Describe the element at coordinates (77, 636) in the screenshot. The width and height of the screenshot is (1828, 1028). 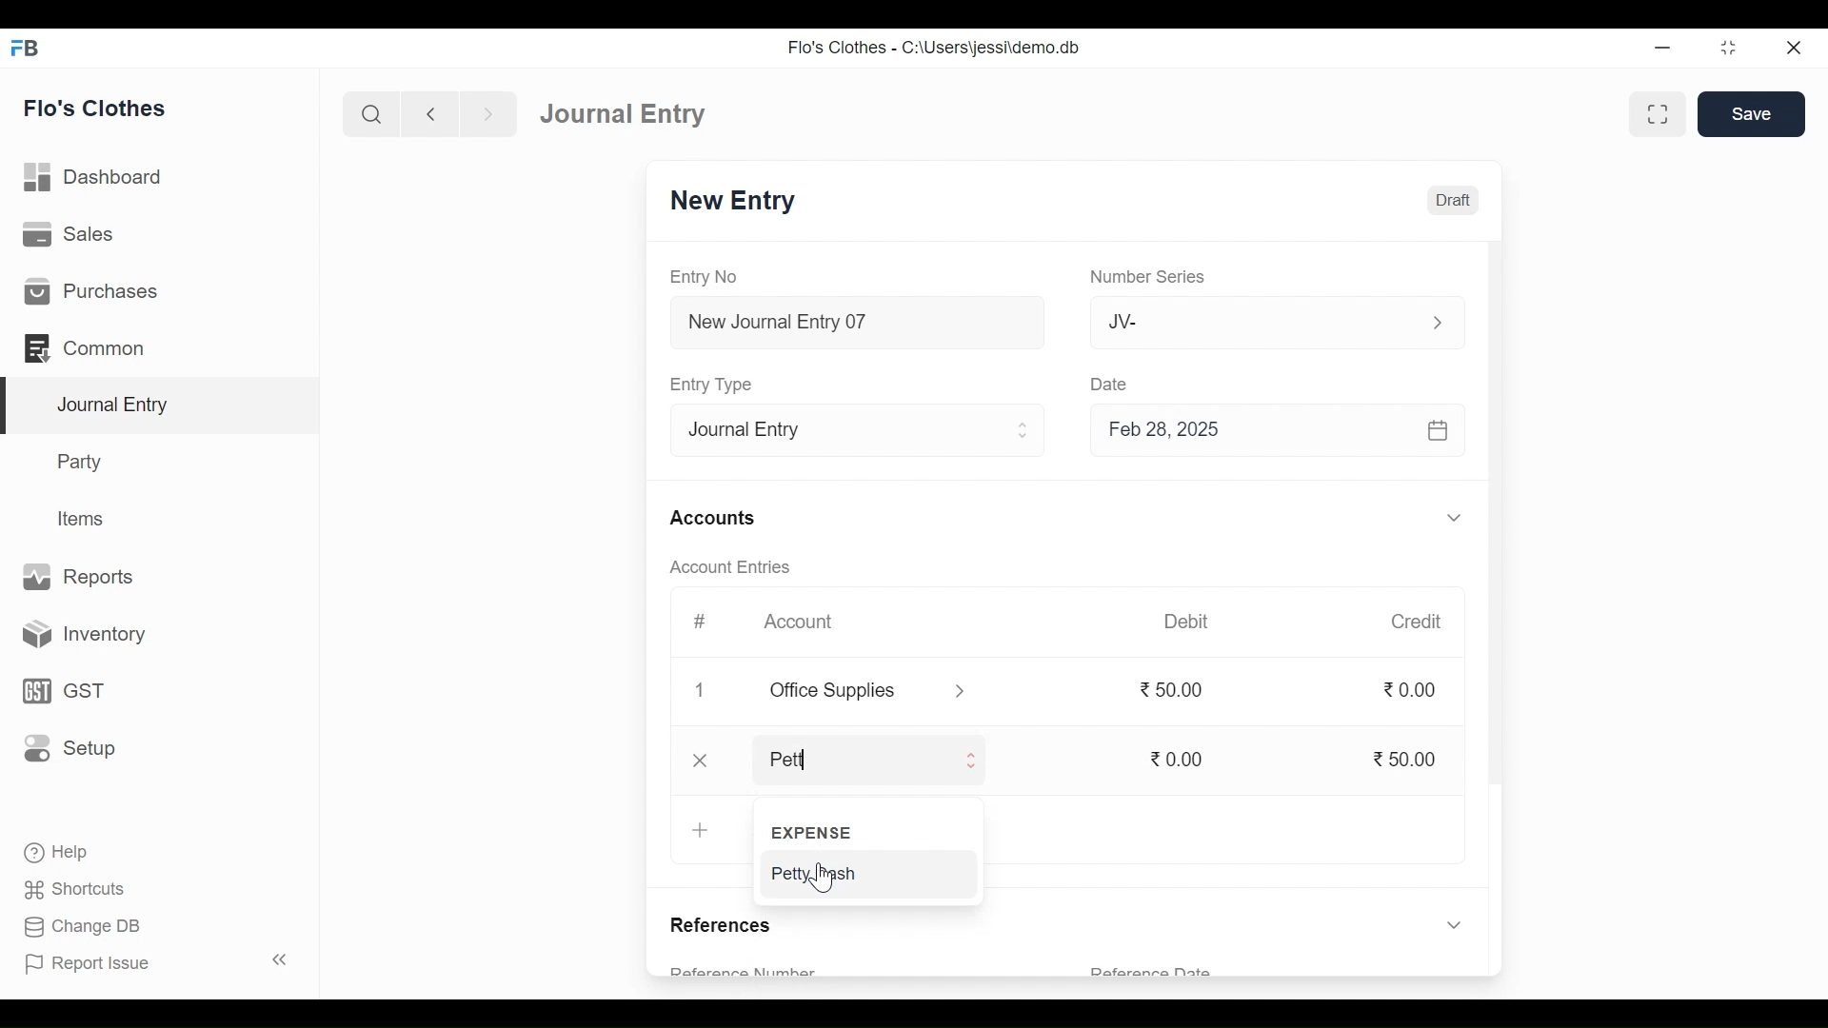
I see `Inventory` at that location.